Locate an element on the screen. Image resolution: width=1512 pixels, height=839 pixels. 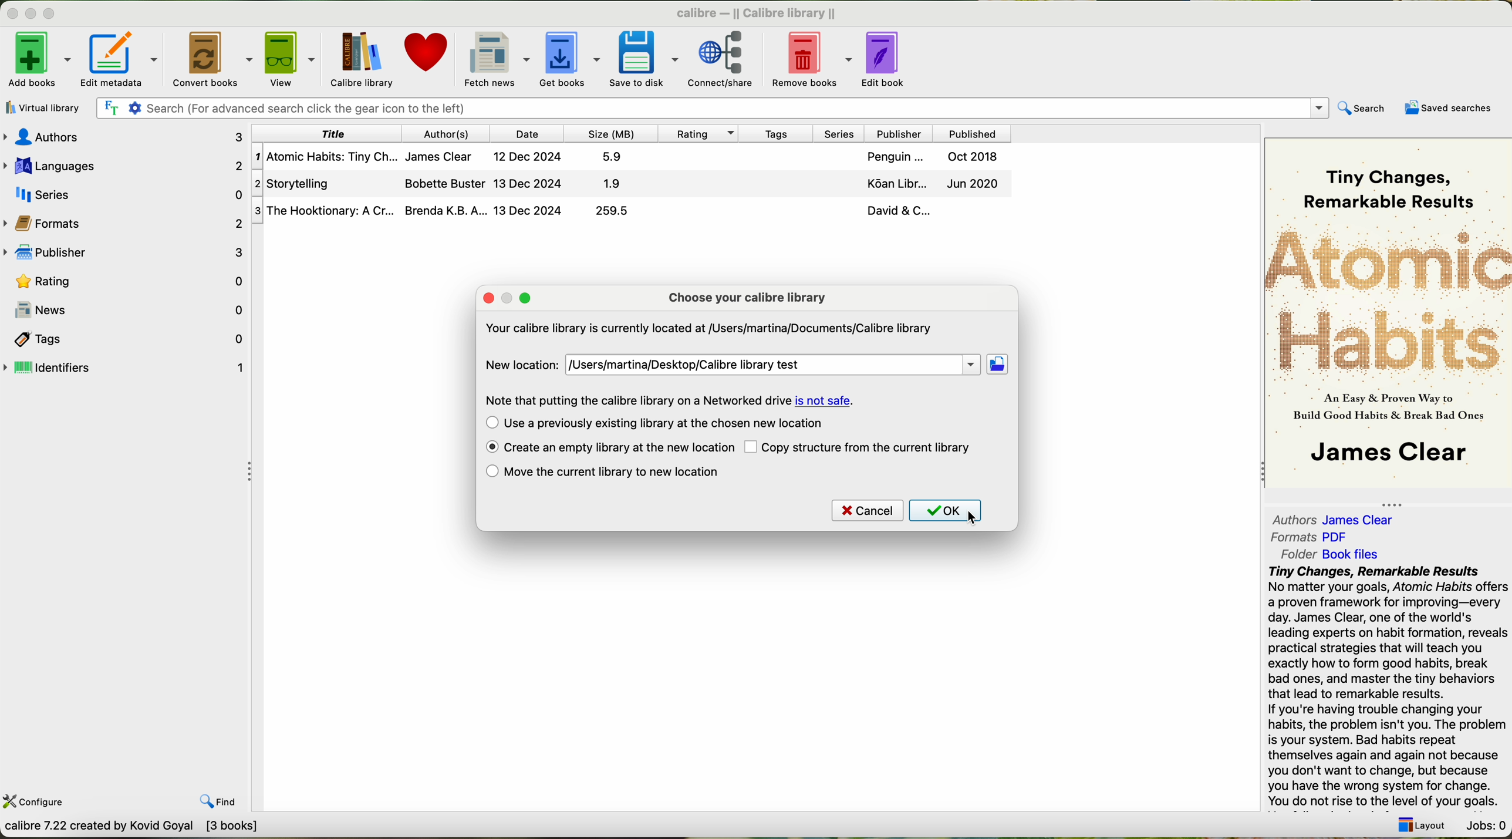
As Easy & Proven Way toBuild Good Habits & Break Bad Ones is located at coordinates (1382, 408).